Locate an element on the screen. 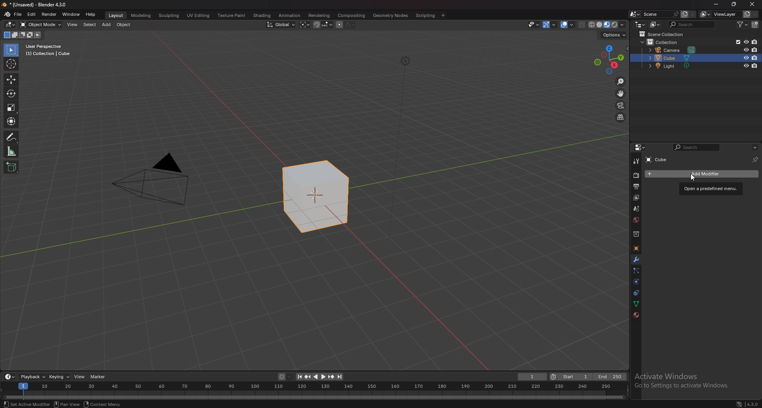 This screenshot has width=762, height=408. scene is located at coordinates (636, 208).